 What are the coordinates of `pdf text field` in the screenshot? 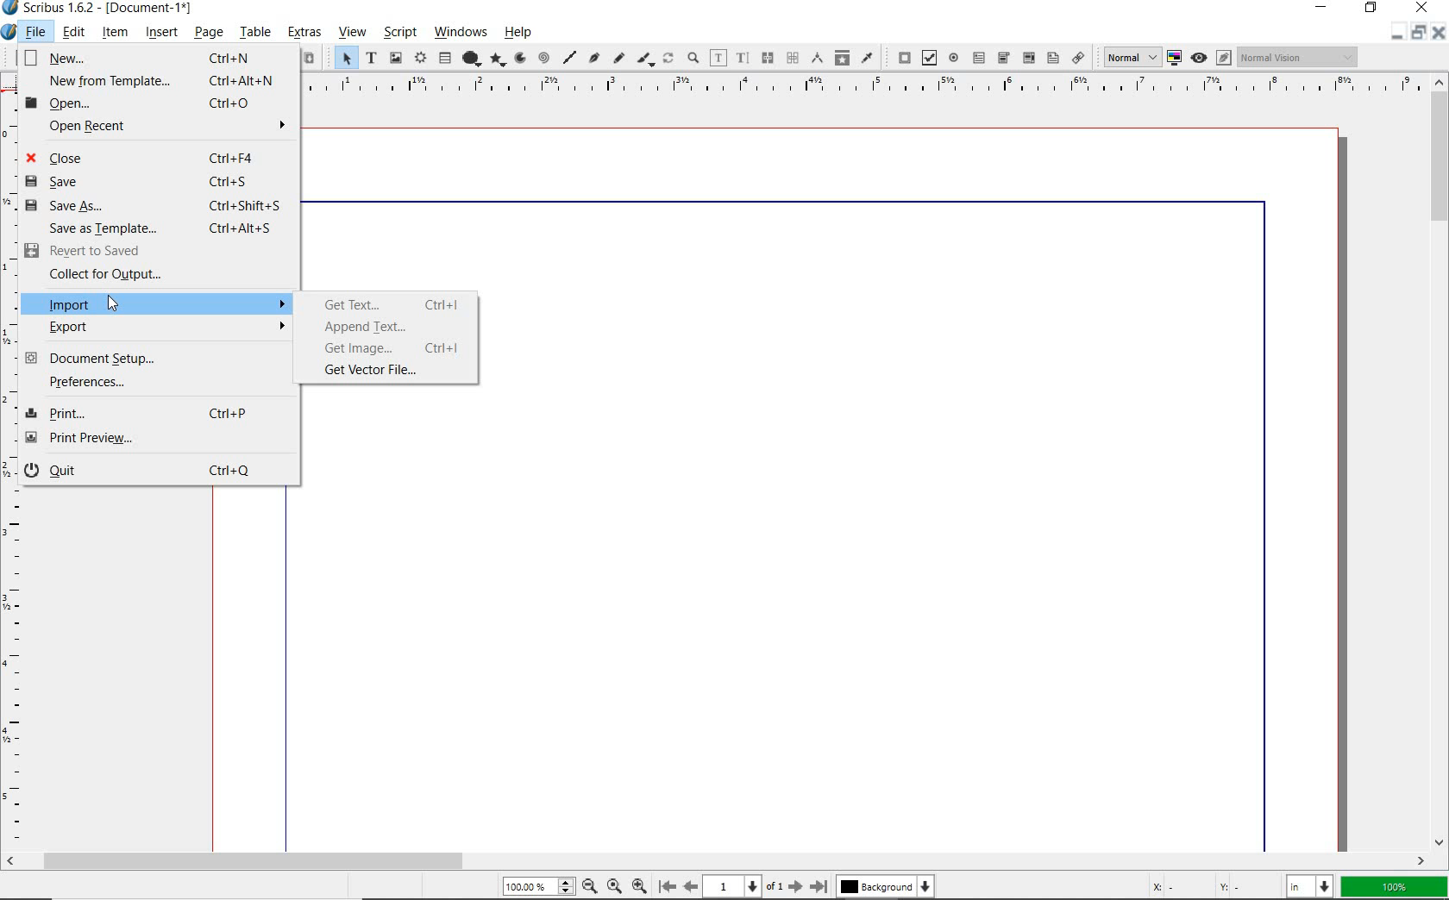 It's located at (979, 57).